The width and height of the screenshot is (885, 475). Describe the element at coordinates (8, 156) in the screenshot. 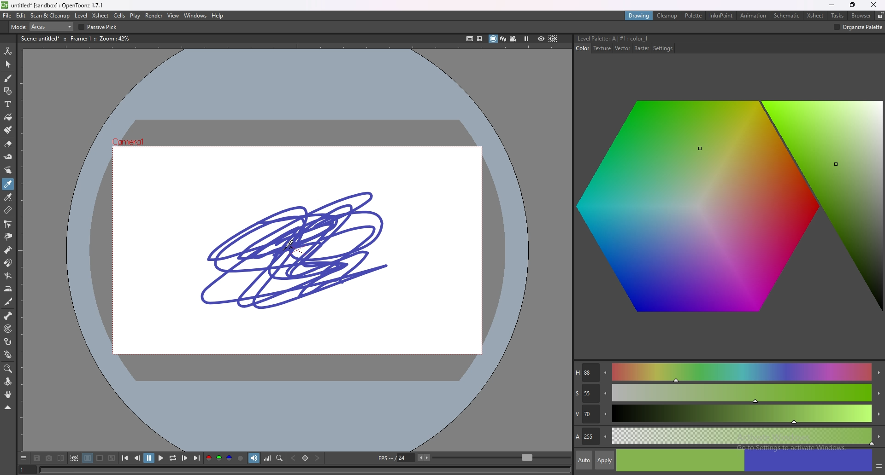

I see `tape tool` at that location.